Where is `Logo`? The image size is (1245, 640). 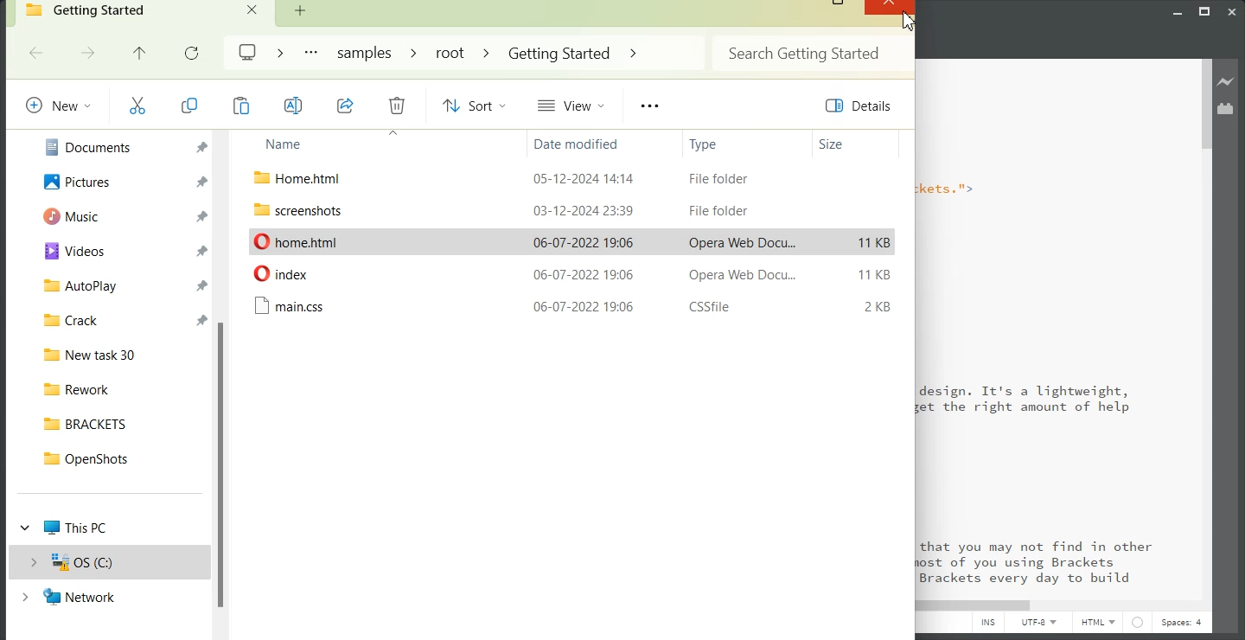
Logo is located at coordinates (249, 52).